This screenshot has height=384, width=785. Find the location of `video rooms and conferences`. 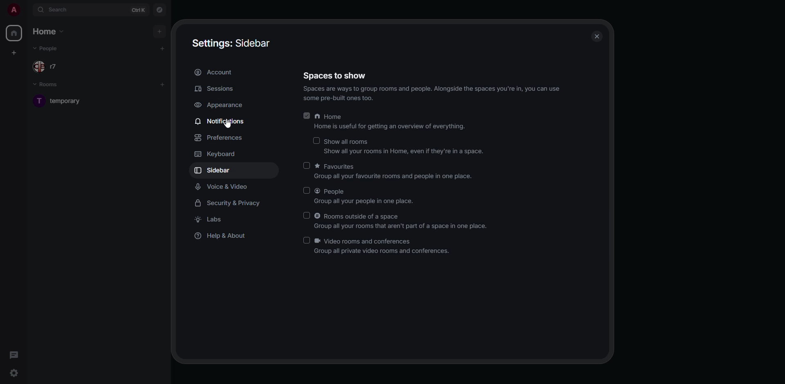

video rooms and conferences is located at coordinates (383, 247).